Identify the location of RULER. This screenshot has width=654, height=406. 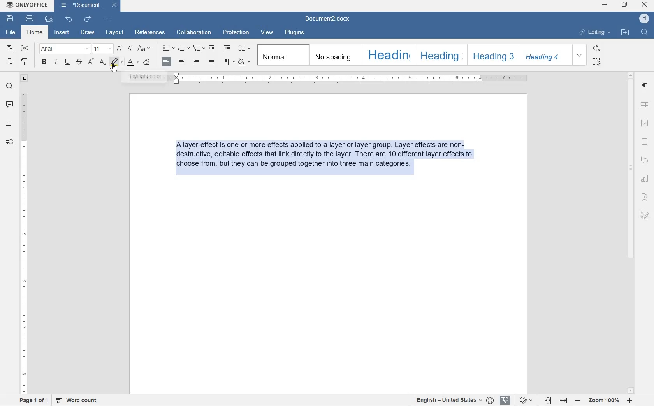
(325, 79).